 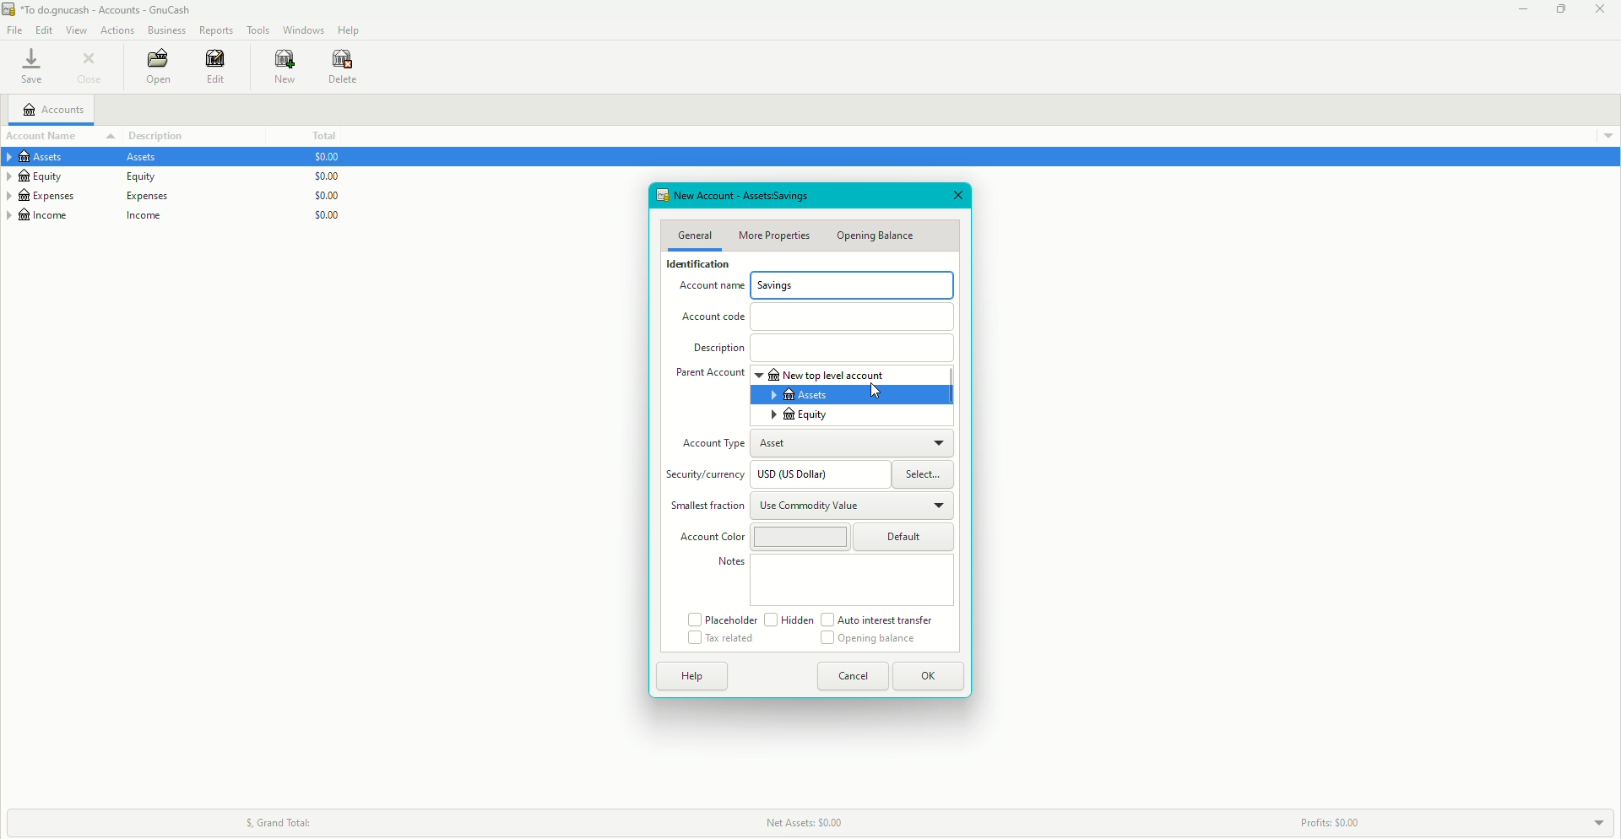 What do you see at coordinates (167, 134) in the screenshot?
I see `Description` at bounding box center [167, 134].